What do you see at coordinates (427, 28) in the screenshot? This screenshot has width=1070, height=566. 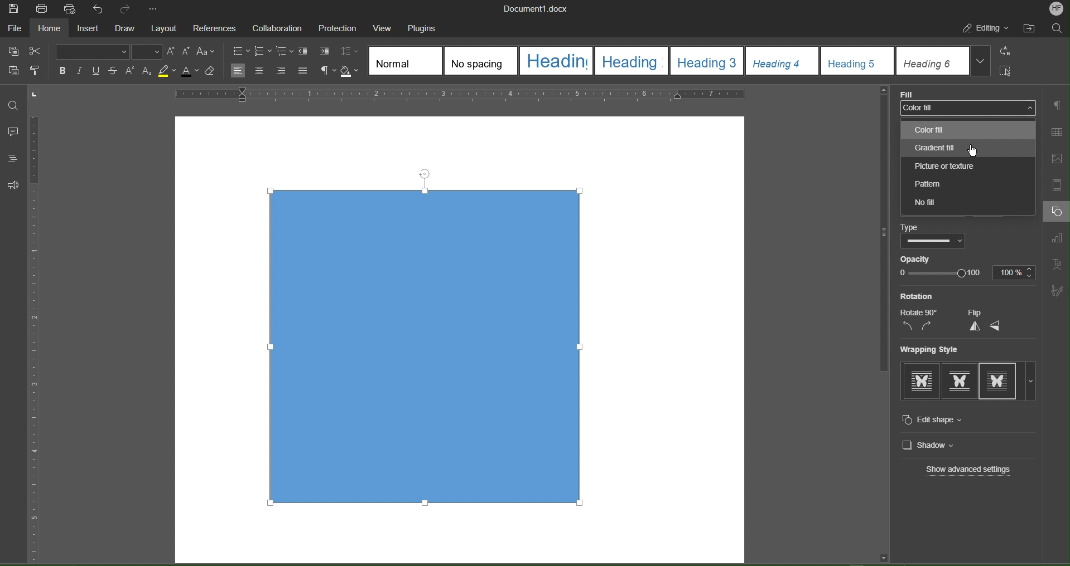 I see `Plugins` at bounding box center [427, 28].